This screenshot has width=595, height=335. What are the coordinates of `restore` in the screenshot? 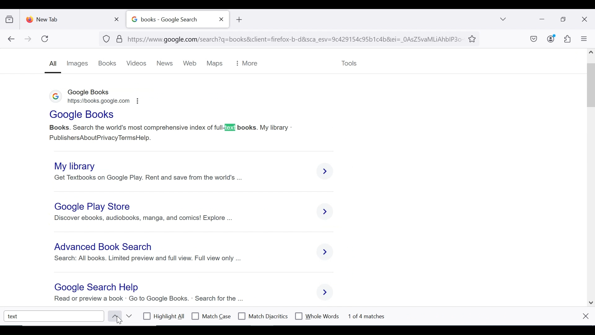 It's located at (564, 20).